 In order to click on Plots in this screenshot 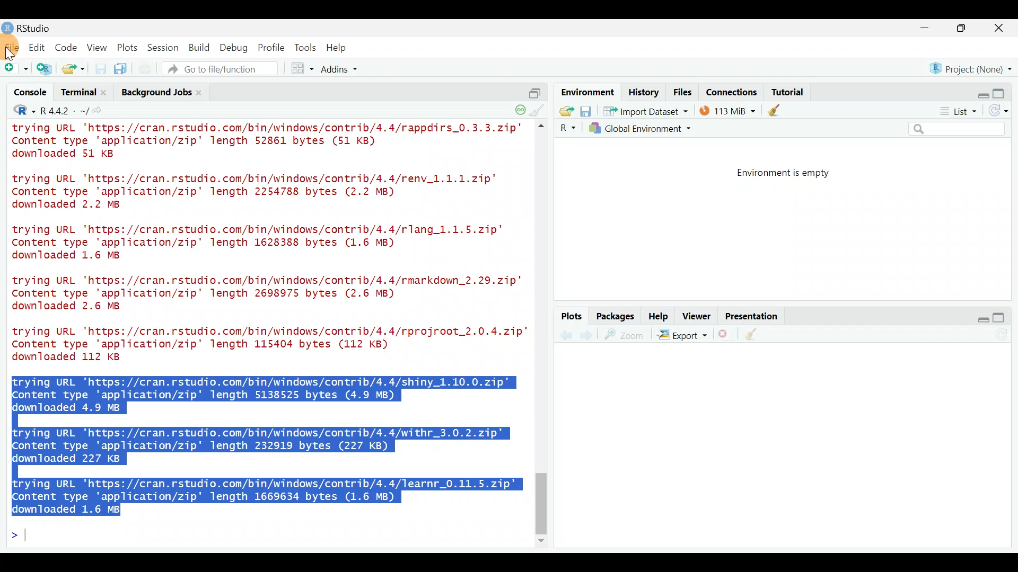, I will do `click(572, 317)`.